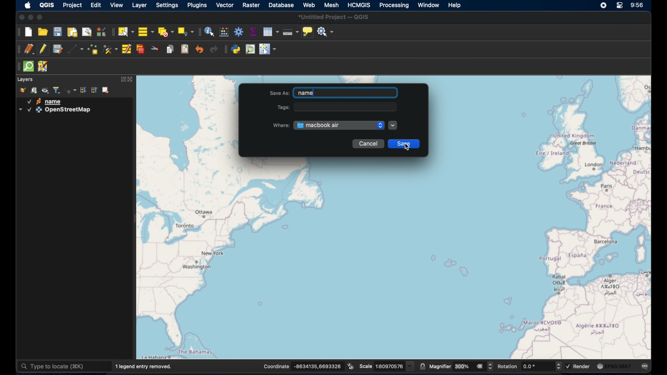 Image resolution: width=667 pixels, height=375 pixels. What do you see at coordinates (198, 6) in the screenshot?
I see `plugins` at bounding box center [198, 6].